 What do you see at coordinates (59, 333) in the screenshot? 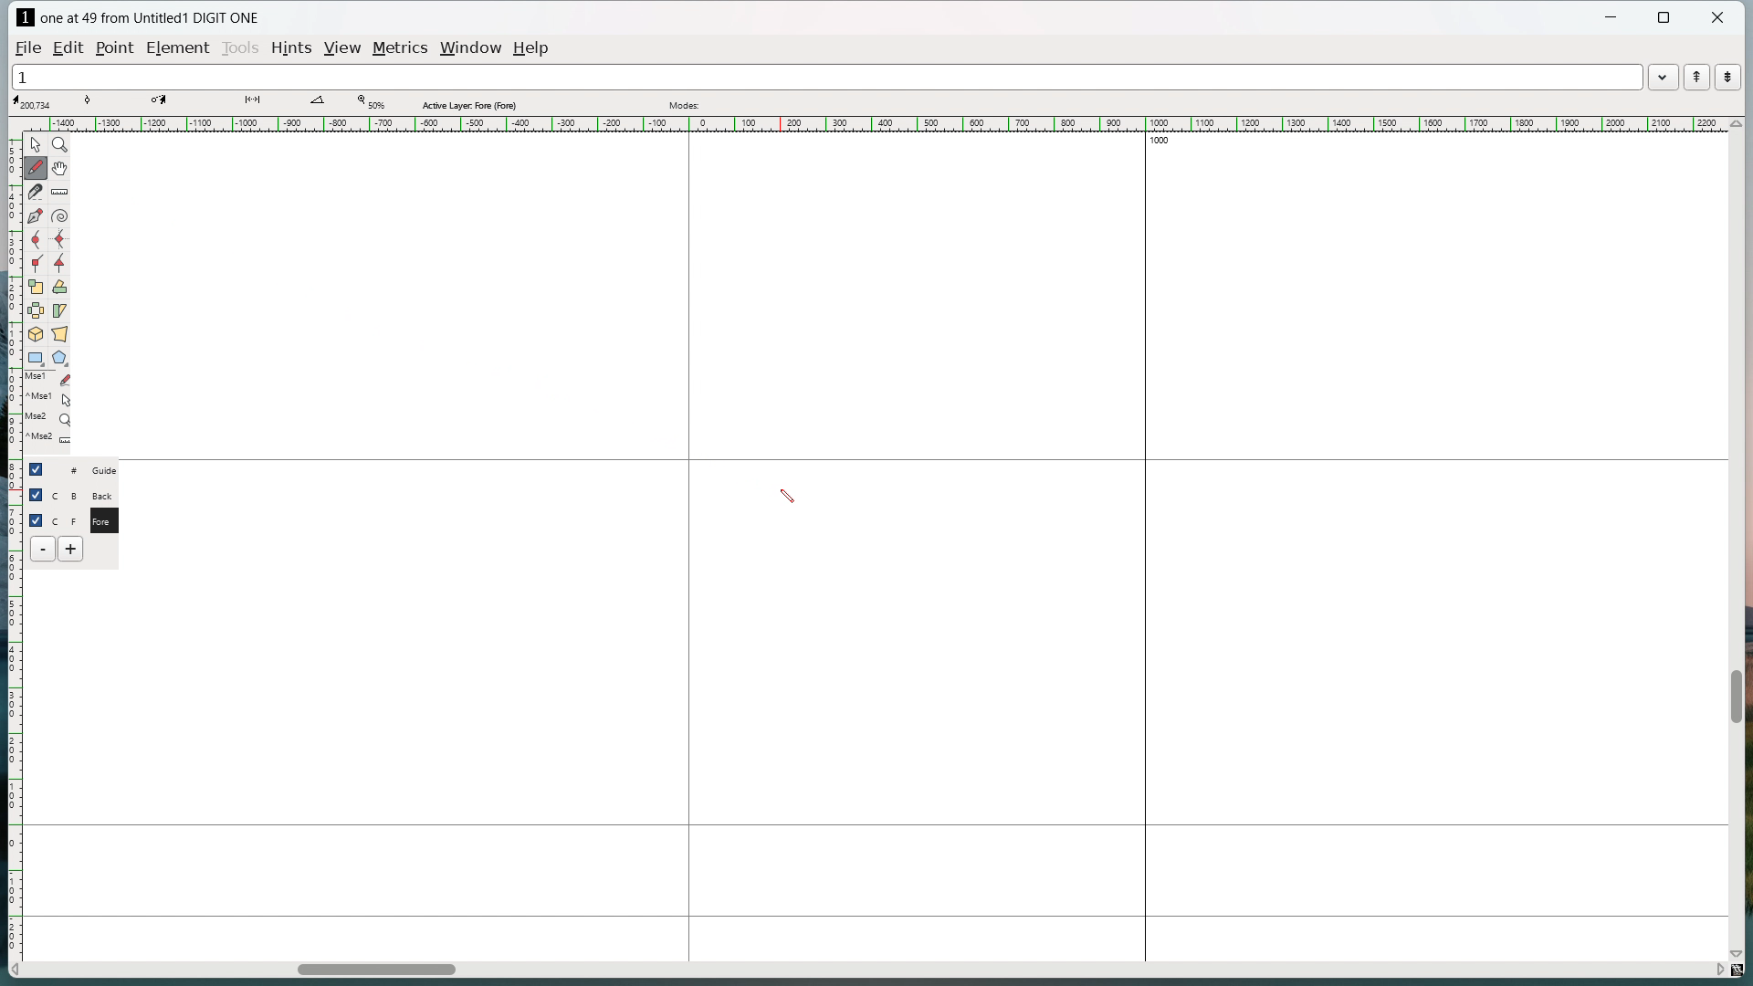
I see `perspective transformation` at bounding box center [59, 333].